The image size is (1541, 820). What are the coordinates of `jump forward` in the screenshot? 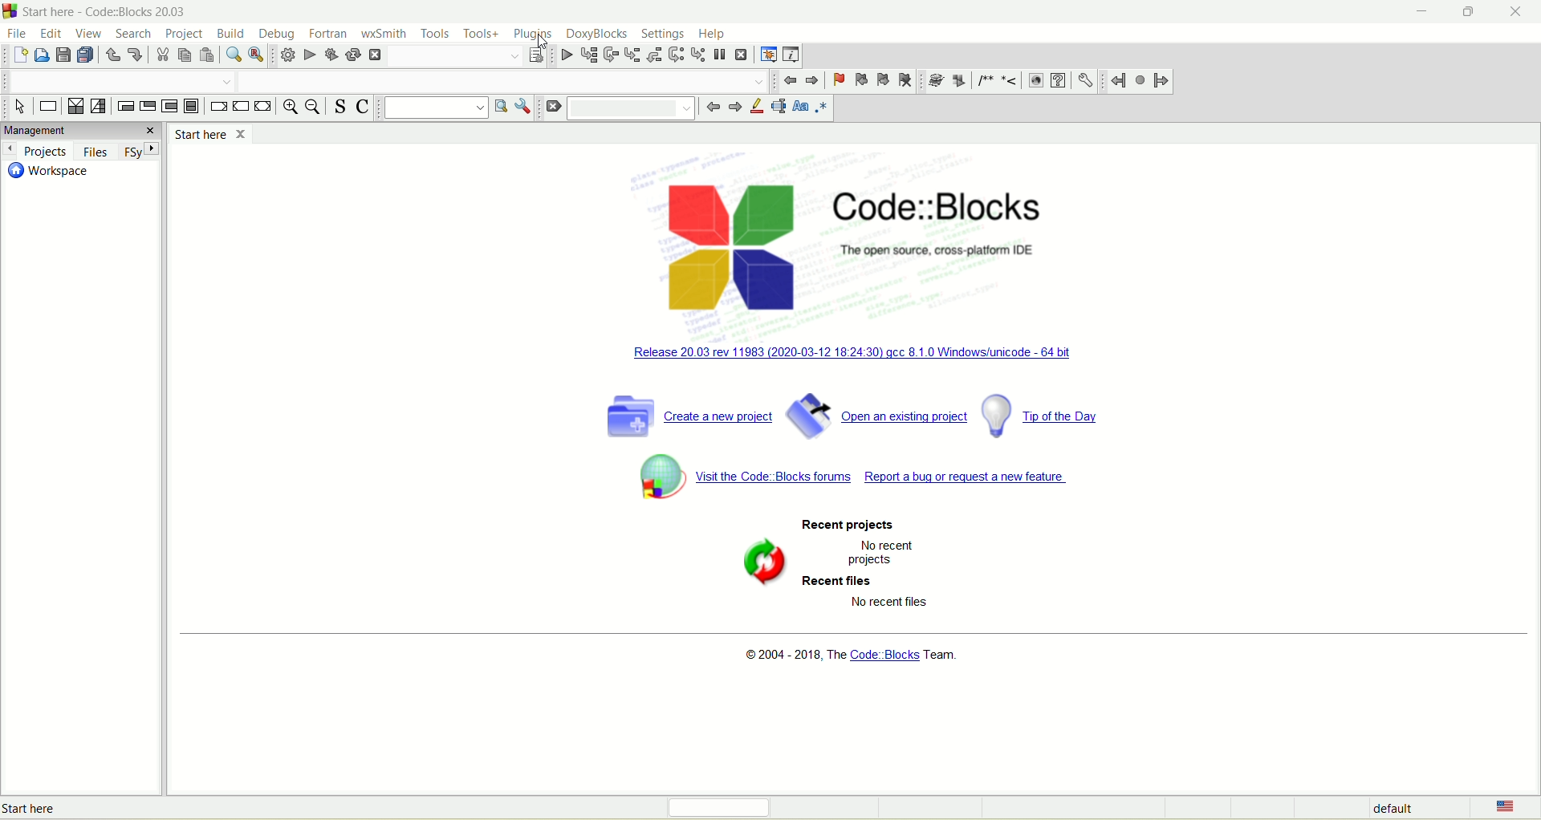 It's located at (1164, 81).